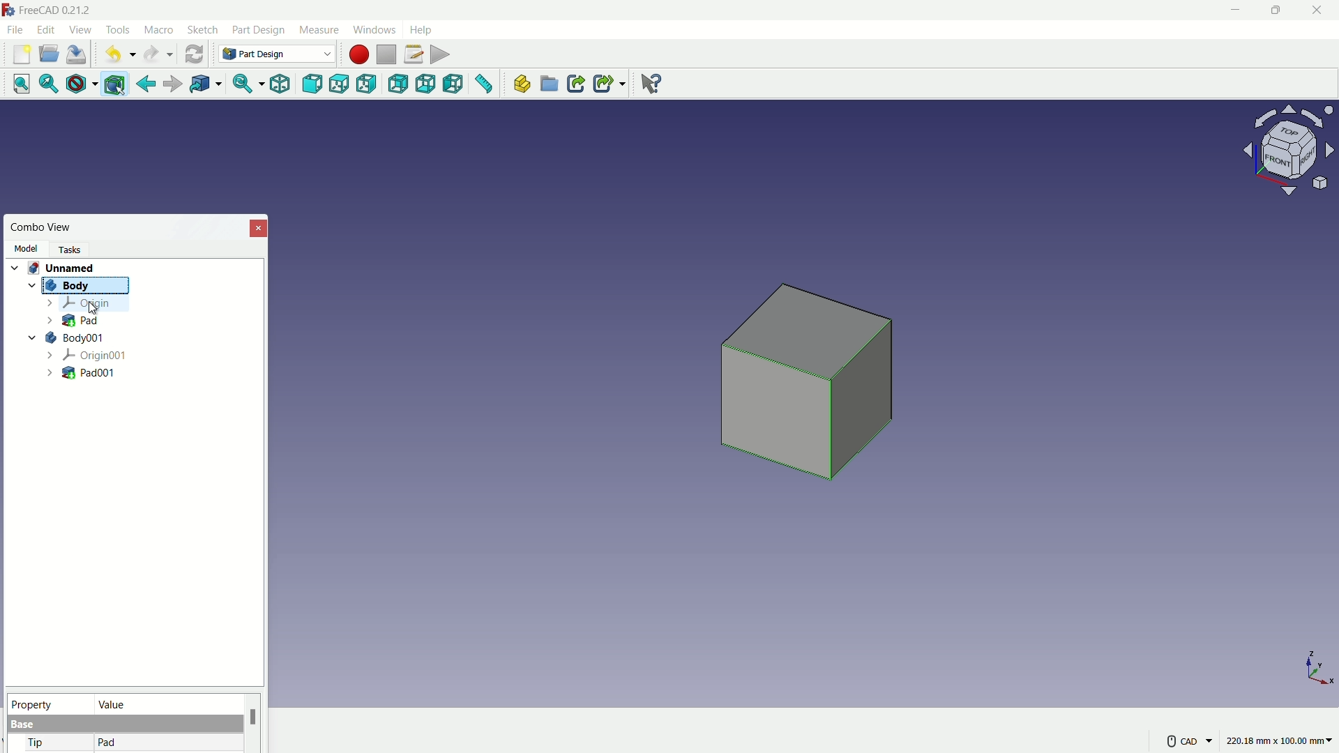 The image size is (1339, 753). Describe the element at coordinates (253, 723) in the screenshot. I see `scroll bar` at that location.